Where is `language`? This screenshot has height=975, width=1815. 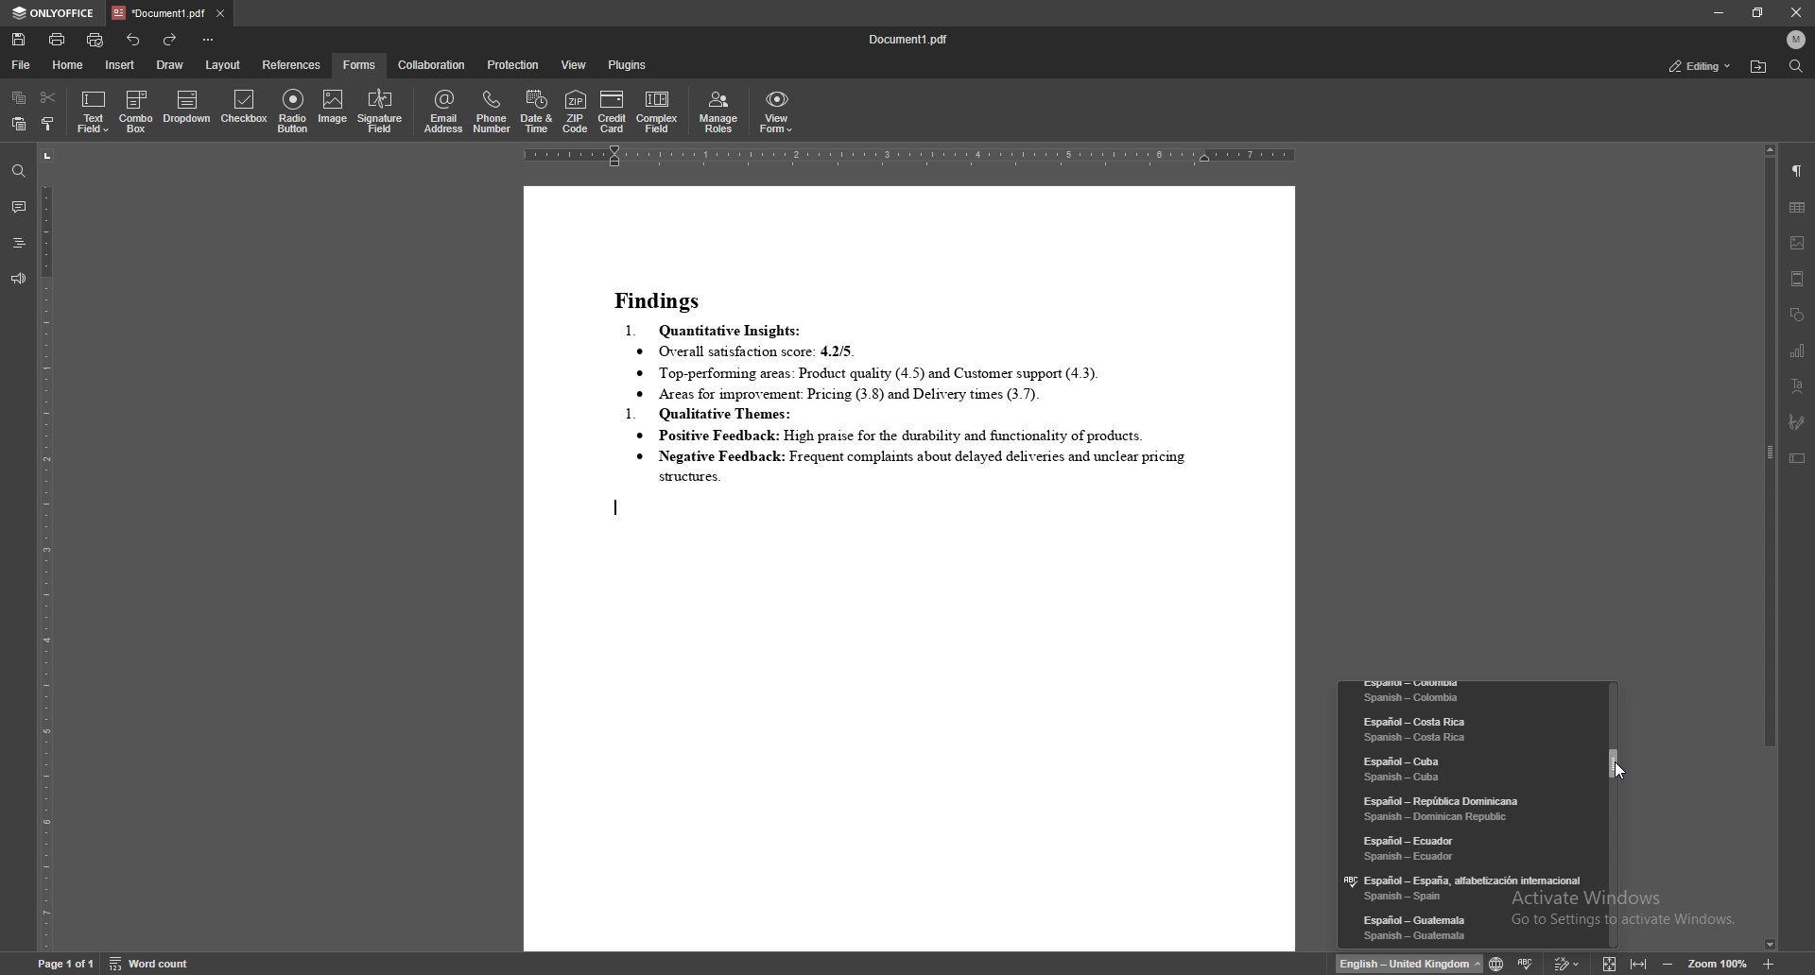
language is located at coordinates (1464, 768).